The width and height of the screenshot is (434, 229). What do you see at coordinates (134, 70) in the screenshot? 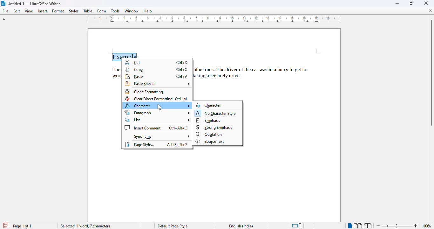
I see `copy` at bounding box center [134, 70].